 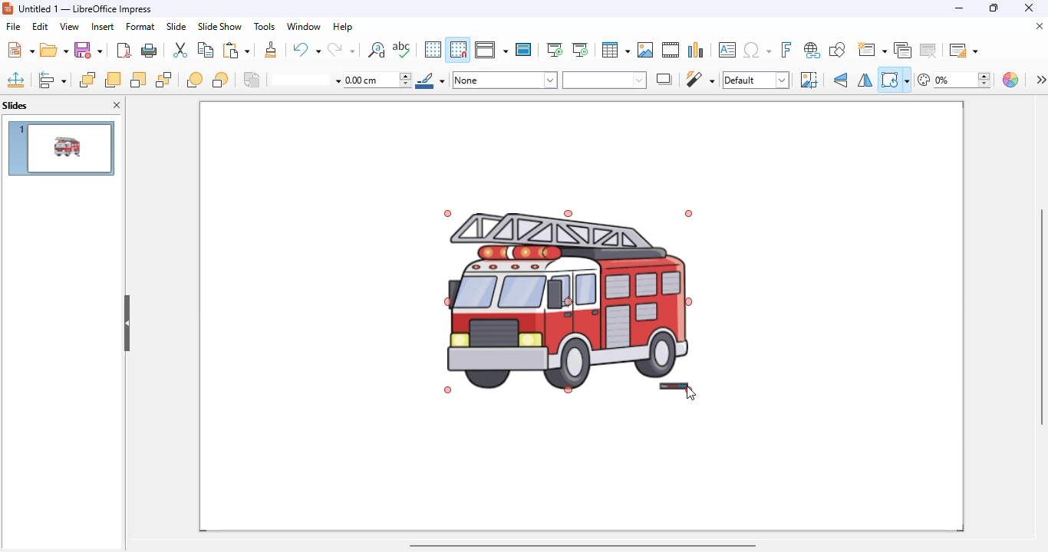 I want to click on save, so click(x=89, y=50).